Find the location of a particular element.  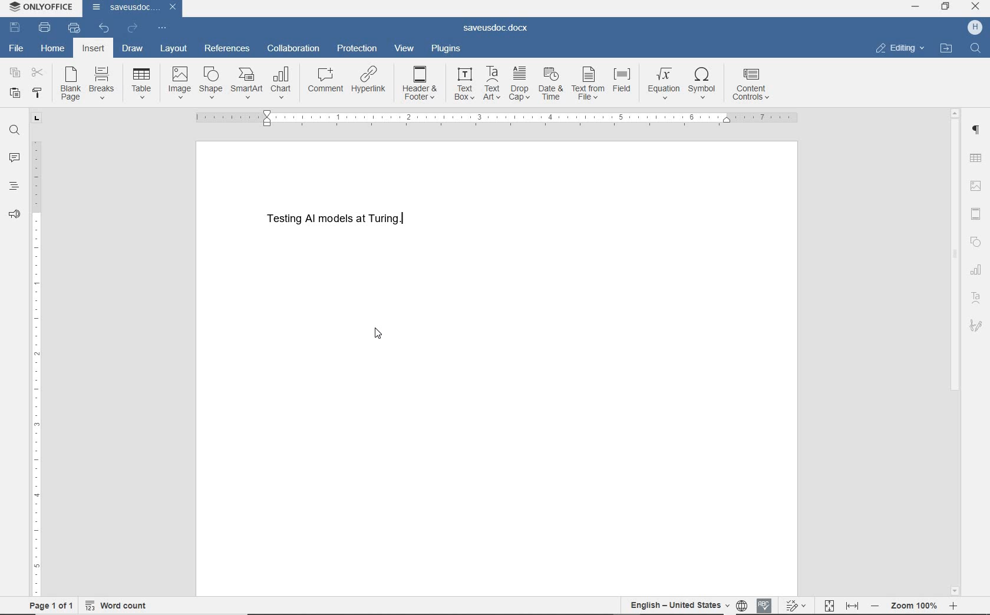

plugins is located at coordinates (446, 49).